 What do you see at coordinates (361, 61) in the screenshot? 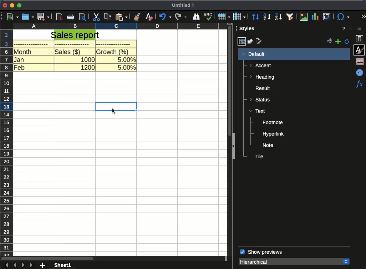
I see `gallery` at bounding box center [361, 61].